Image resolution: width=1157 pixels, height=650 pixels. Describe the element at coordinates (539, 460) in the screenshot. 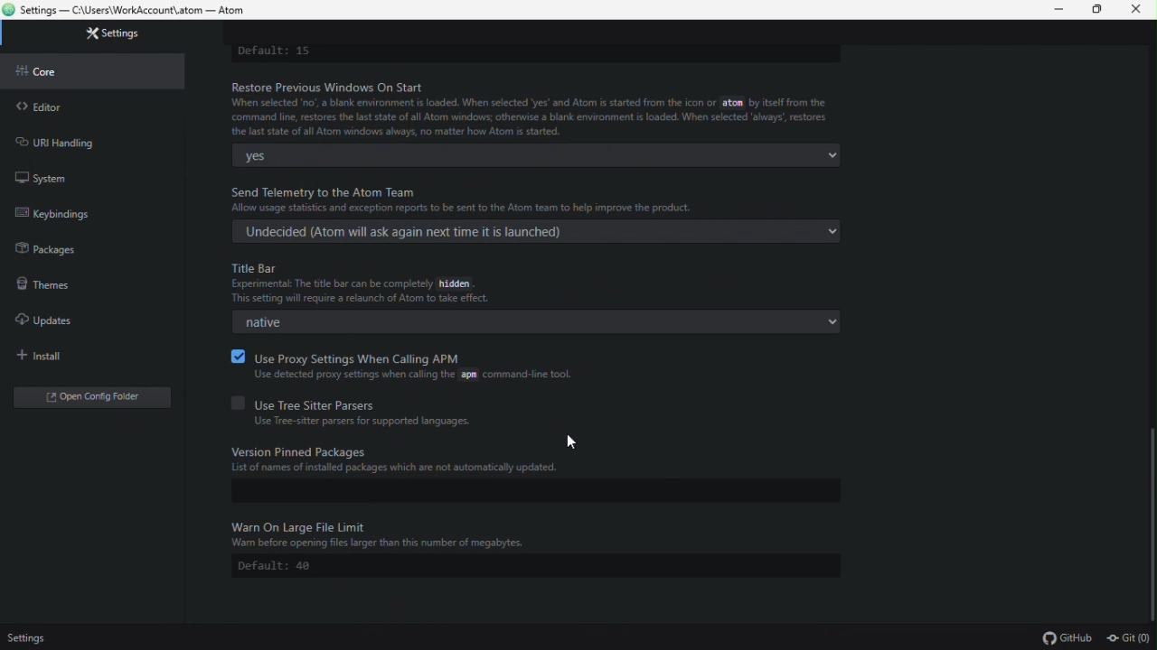

I see `version pinned packages ` at that location.